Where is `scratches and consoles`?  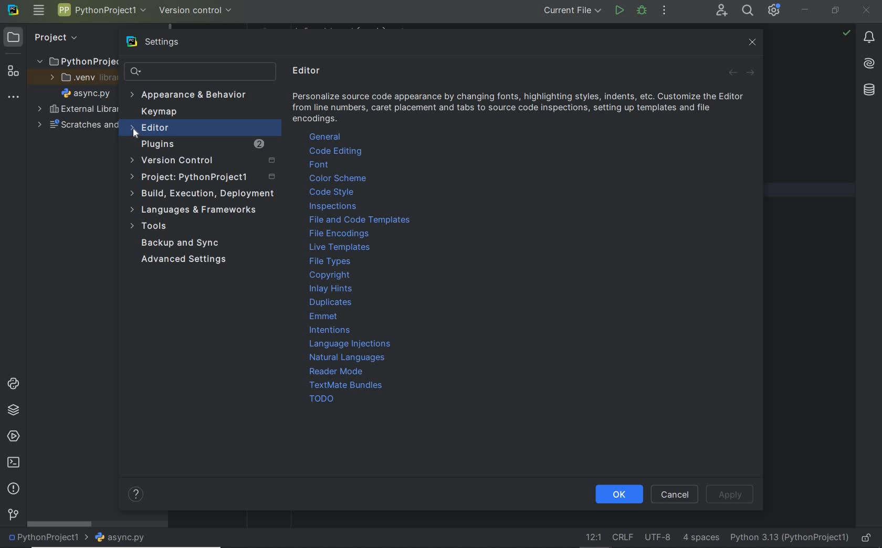 scratches and consoles is located at coordinates (72, 126).